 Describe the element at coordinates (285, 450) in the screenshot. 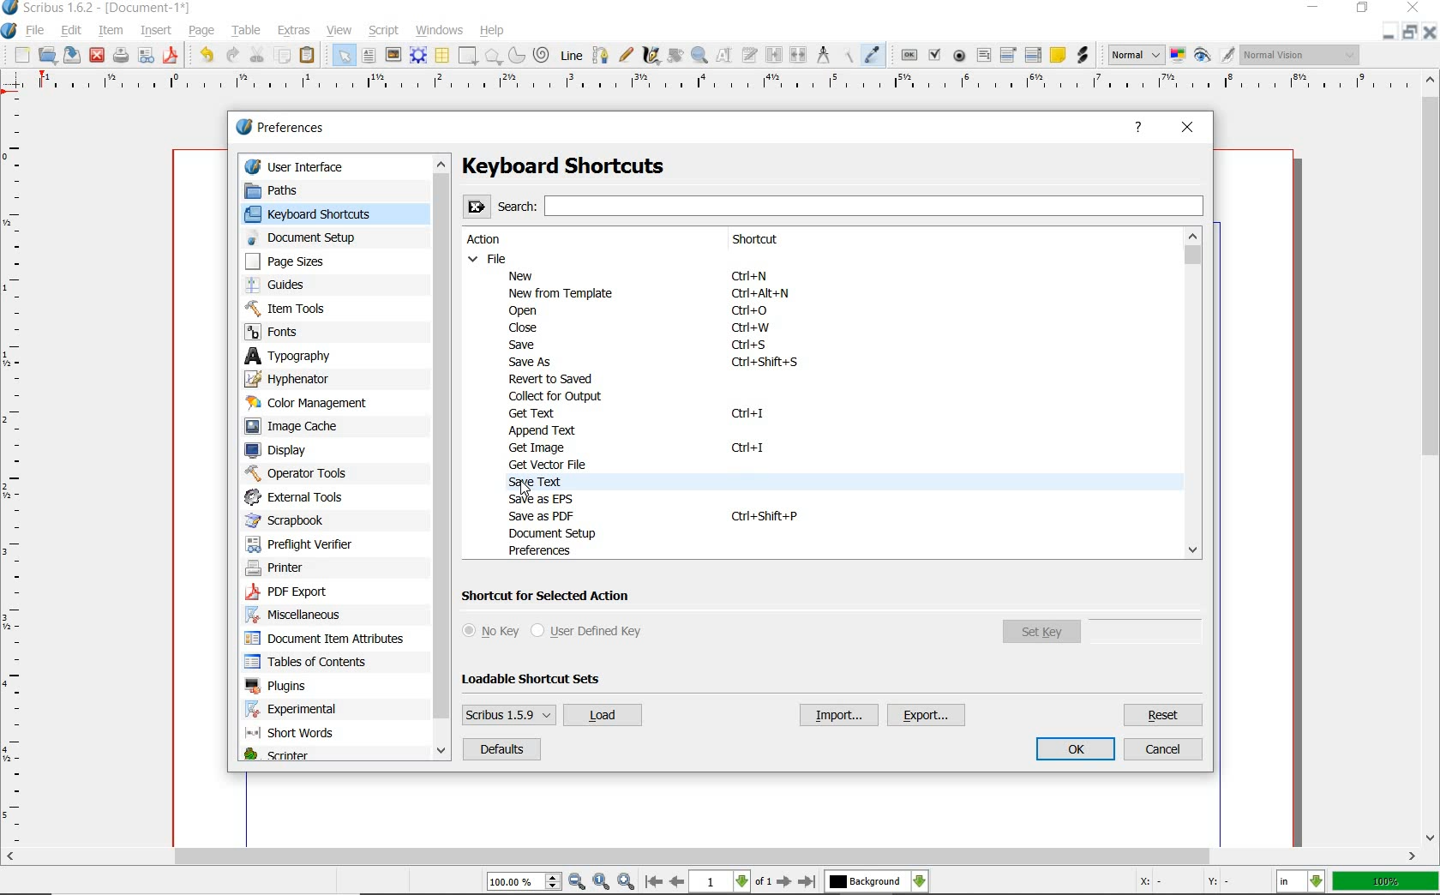

I see `display` at that location.